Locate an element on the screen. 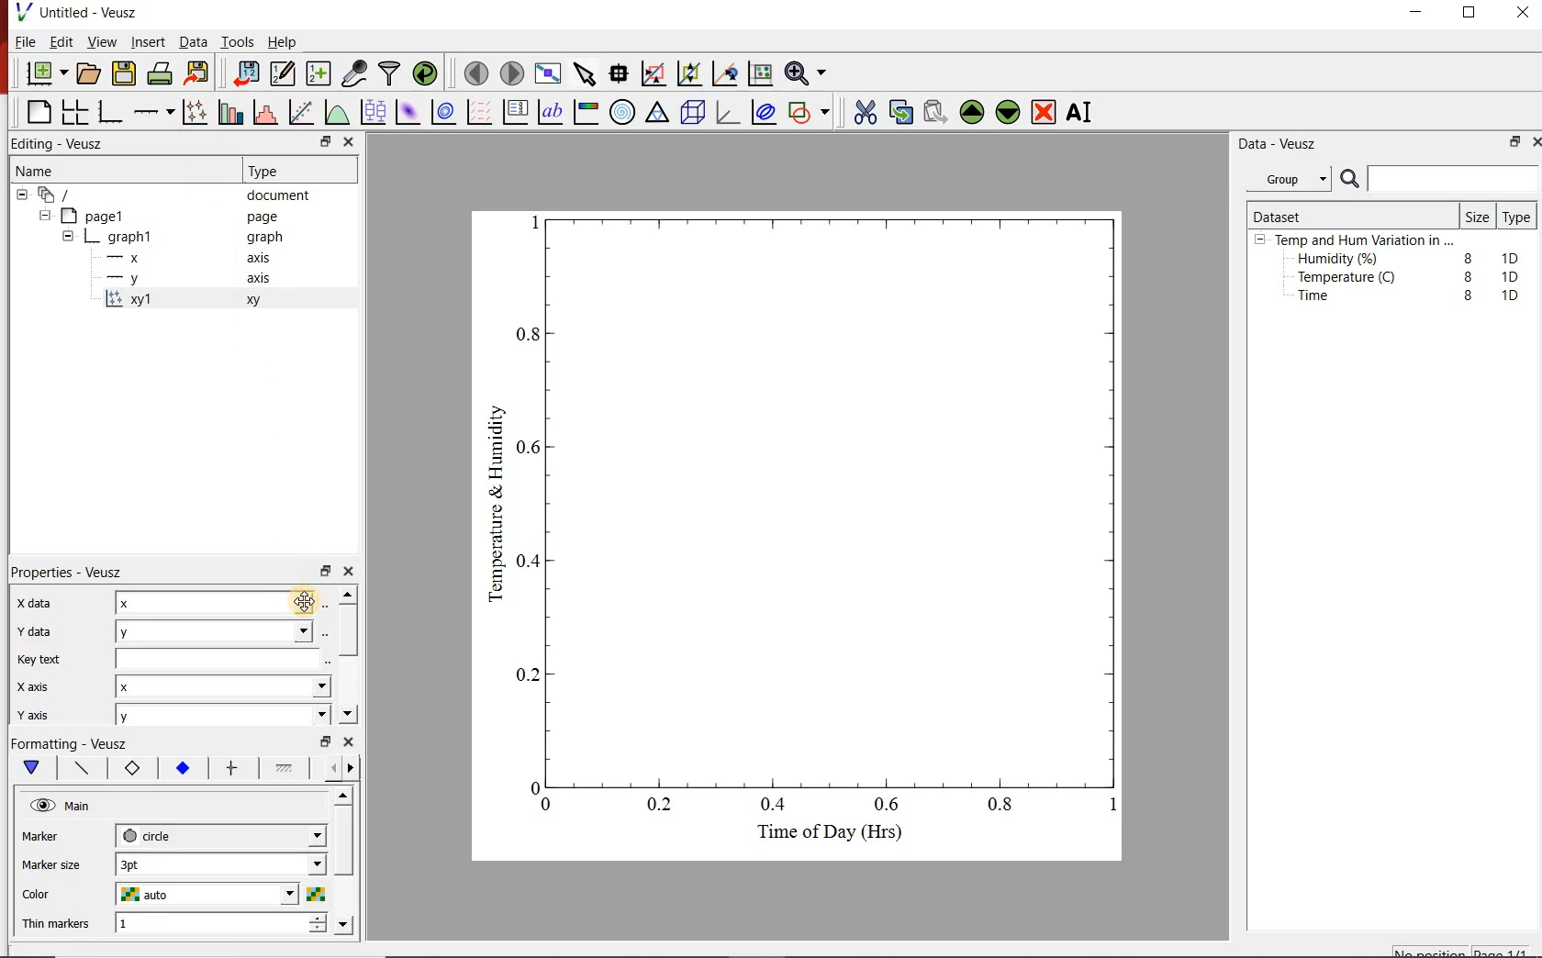  xy is located at coordinates (258, 305).